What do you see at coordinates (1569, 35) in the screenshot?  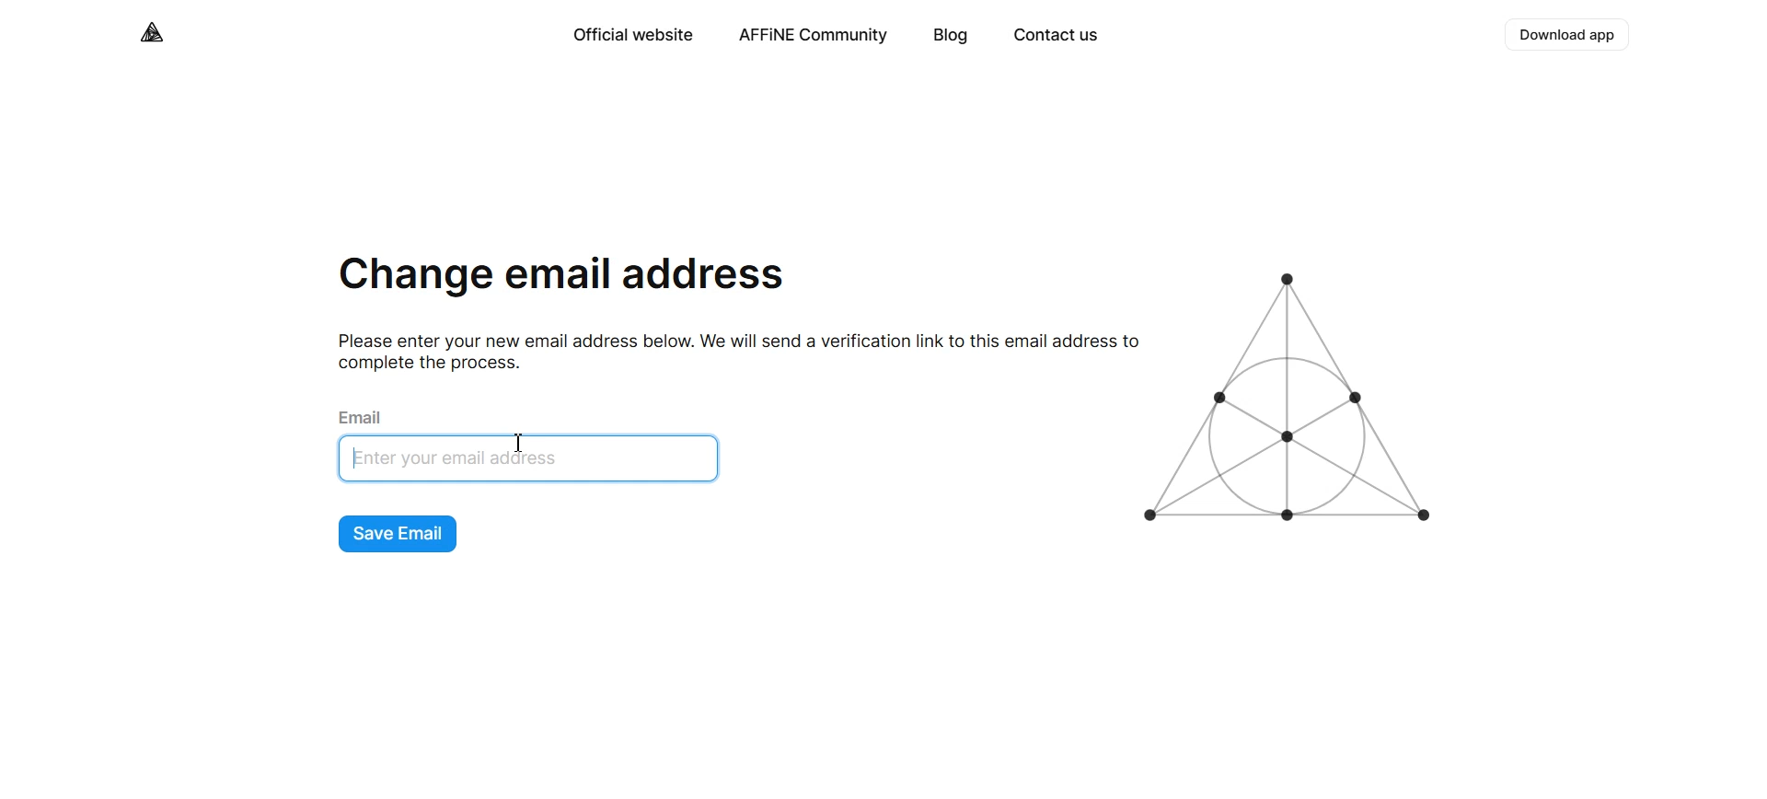 I see `Download app` at bounding box center [1569, 35].